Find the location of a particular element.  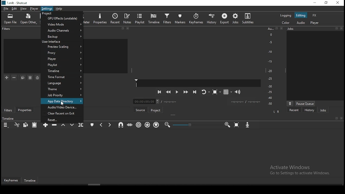

close is located at coordinates (129, 29).